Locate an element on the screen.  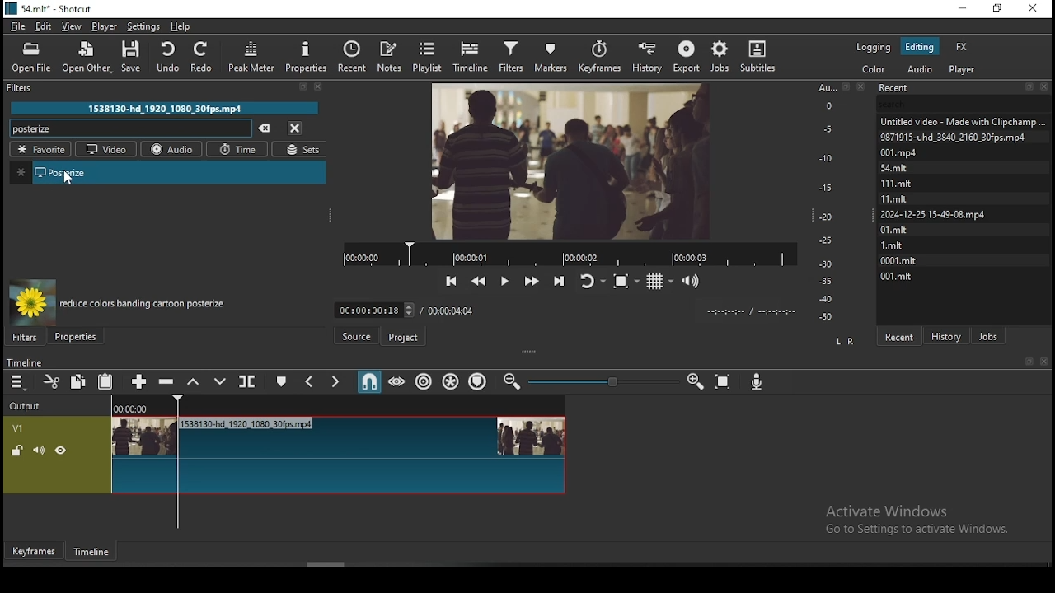
properties is located at coordinates (309, 55).